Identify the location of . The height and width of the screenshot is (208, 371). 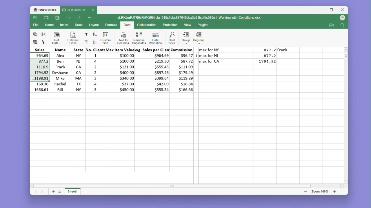
(50, 25).